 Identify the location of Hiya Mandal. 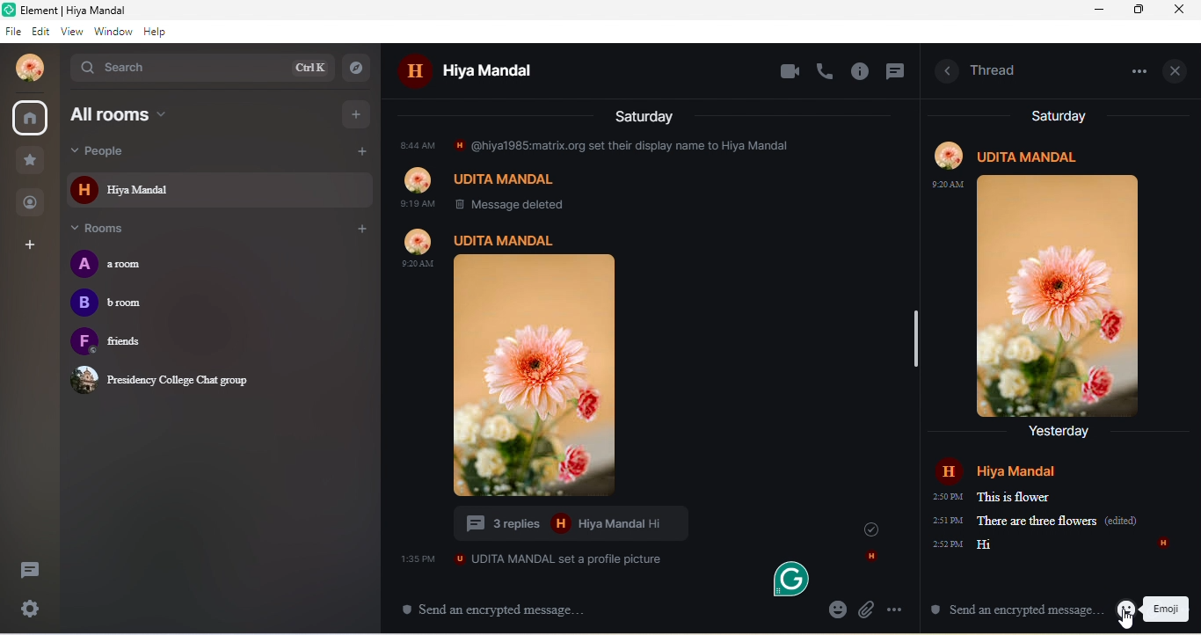
(1005, 469).